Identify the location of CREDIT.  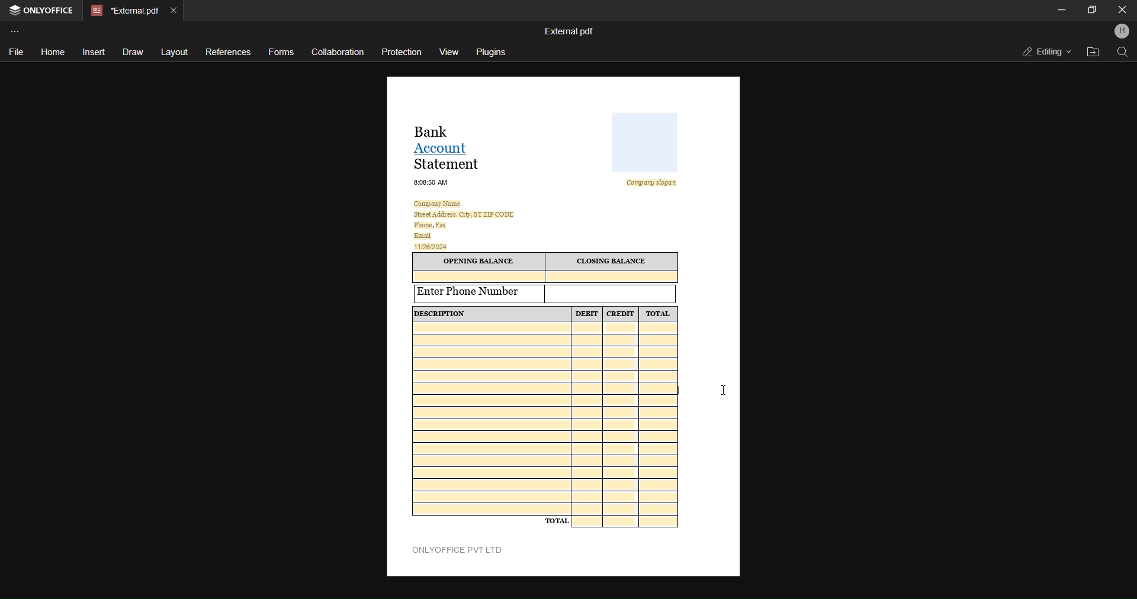
(621, 314).